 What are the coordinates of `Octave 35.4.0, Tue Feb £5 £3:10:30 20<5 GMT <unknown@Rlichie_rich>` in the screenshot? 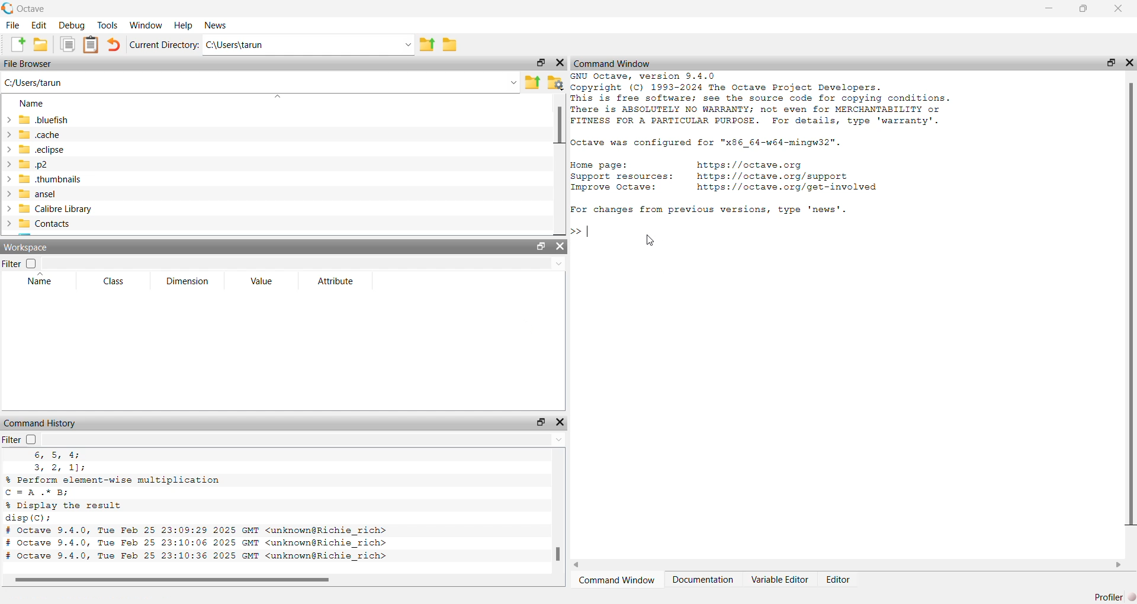 It's located at (197, 557).